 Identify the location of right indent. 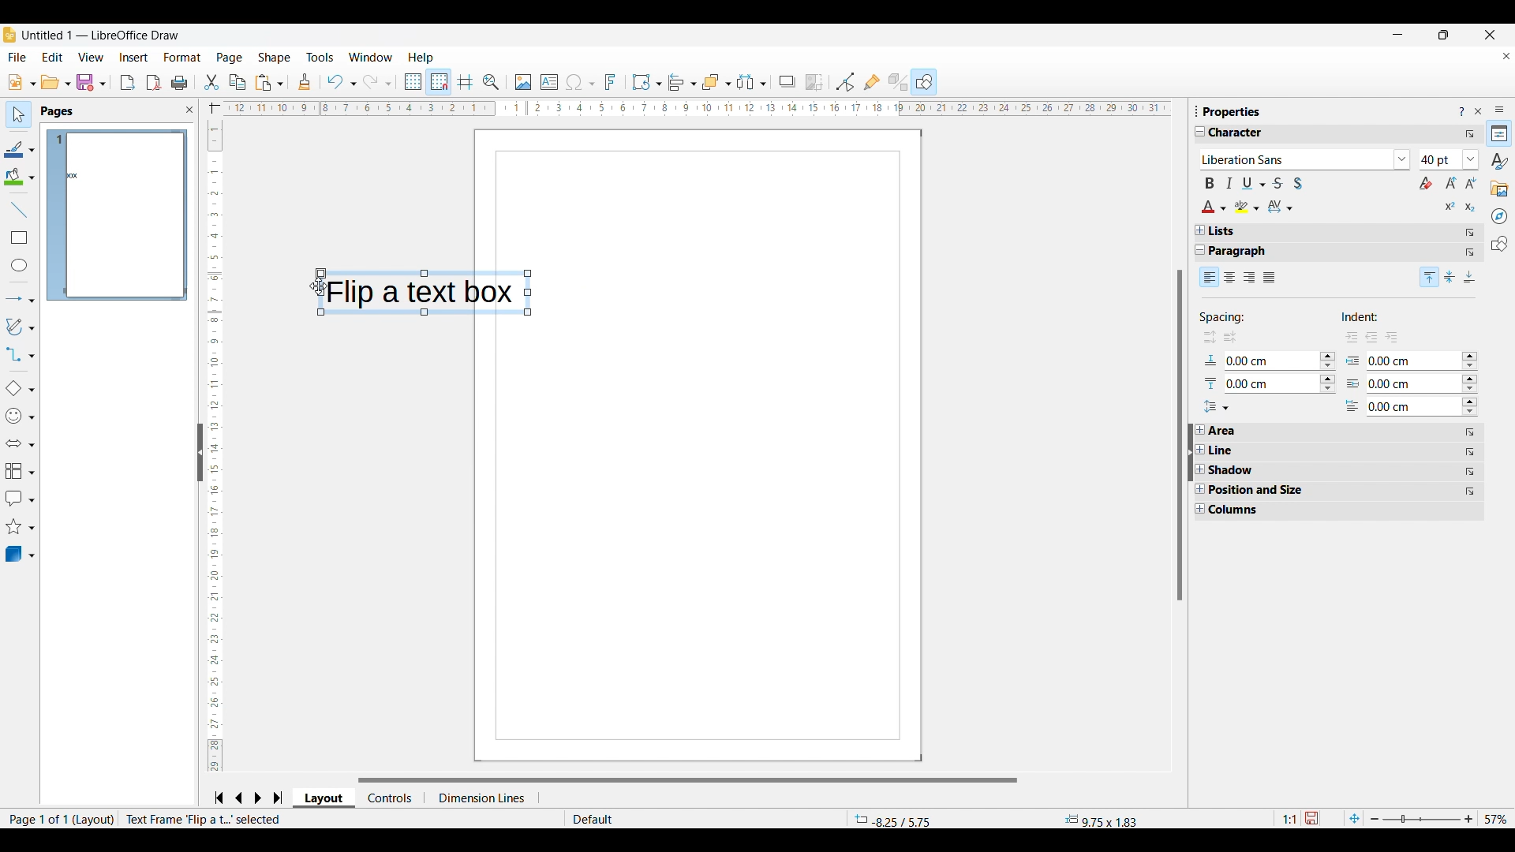
(1345, 338).